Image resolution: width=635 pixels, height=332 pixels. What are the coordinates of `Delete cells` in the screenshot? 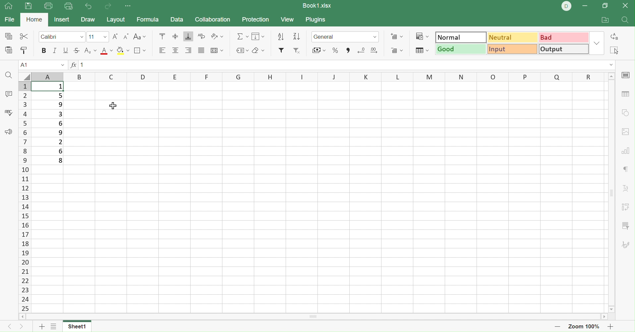 It's located at (397, 52).